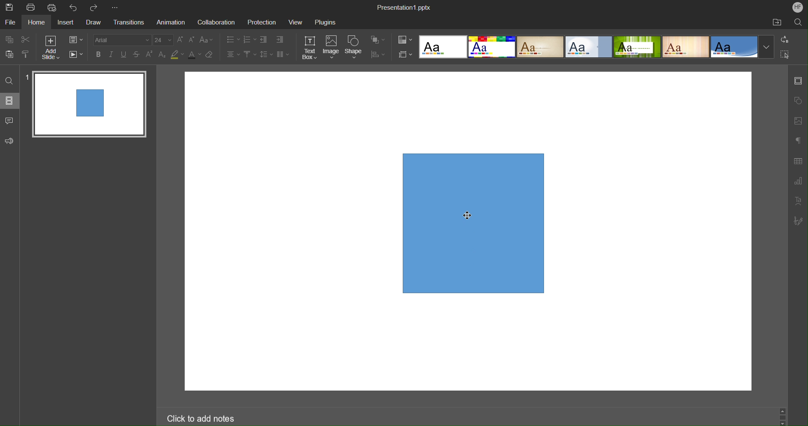 The width and height of the screenshot is (808, 426). What do you see at coordinates (799, 79) in the screenshot?
I see `Slide Settings` at bounding box center [799, 79].